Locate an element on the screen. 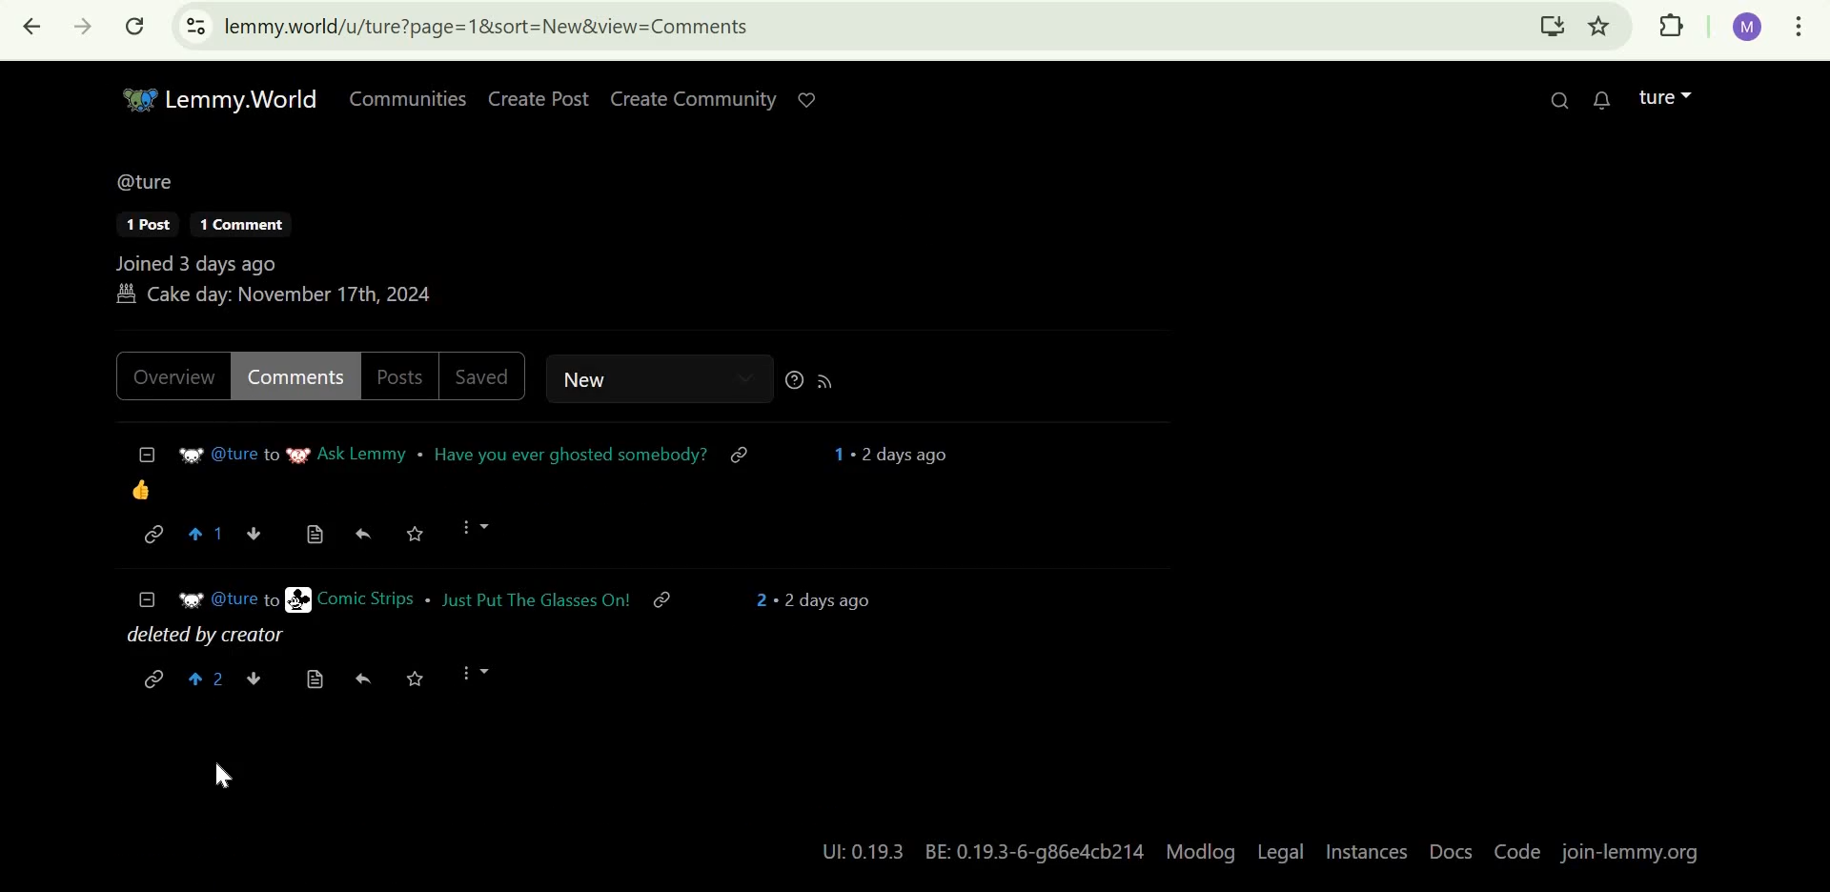 The image size is (1830, 892). create post is located at coordinates (537, 99).